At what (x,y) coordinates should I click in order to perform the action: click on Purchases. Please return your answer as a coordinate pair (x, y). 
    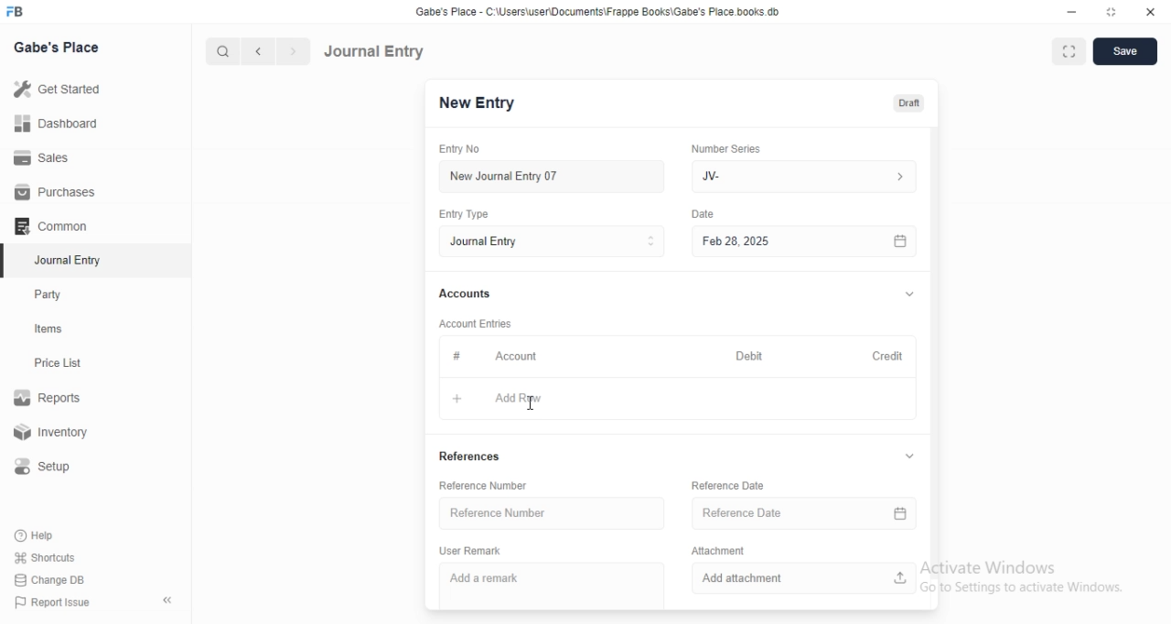
    Looking at the image, I should click on (56, 192).